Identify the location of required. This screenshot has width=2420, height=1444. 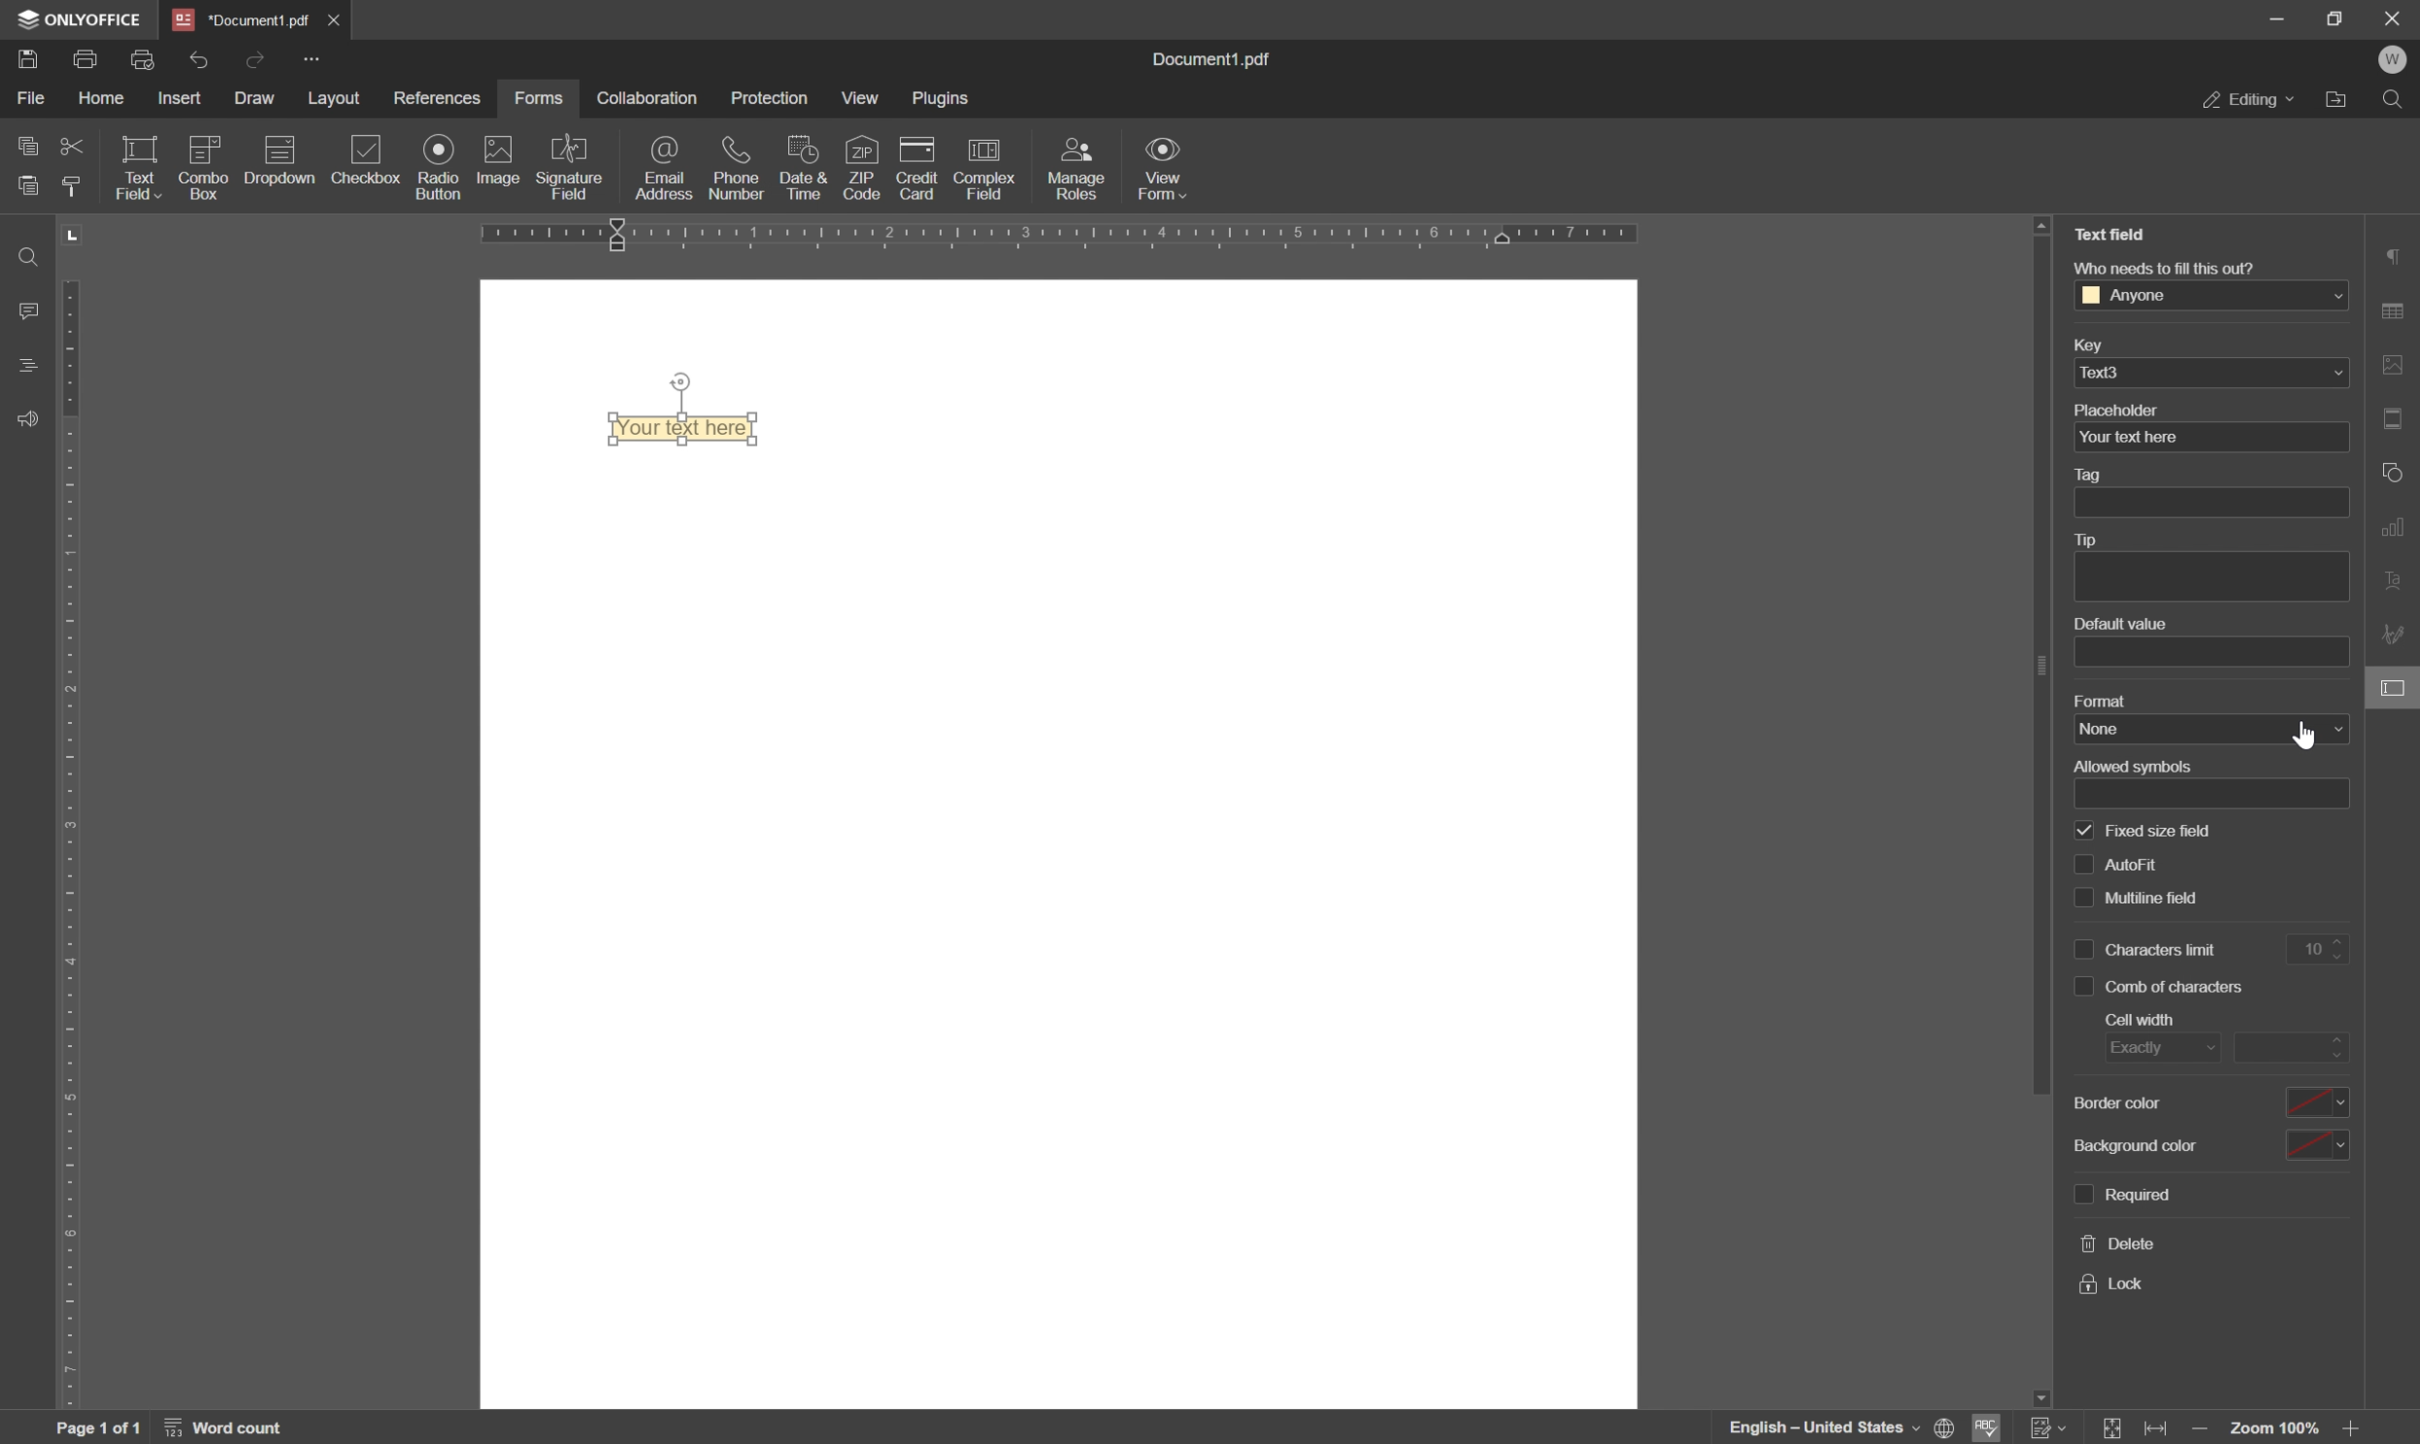
(2139, 1191).